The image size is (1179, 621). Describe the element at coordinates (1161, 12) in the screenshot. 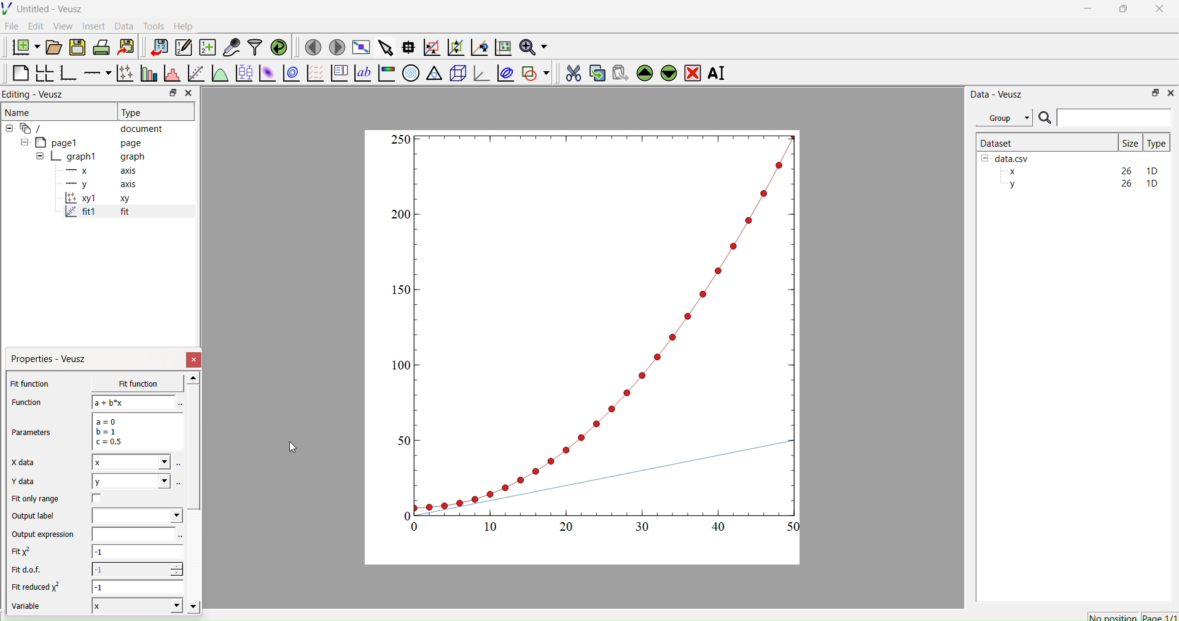

I see `Close` at that location.